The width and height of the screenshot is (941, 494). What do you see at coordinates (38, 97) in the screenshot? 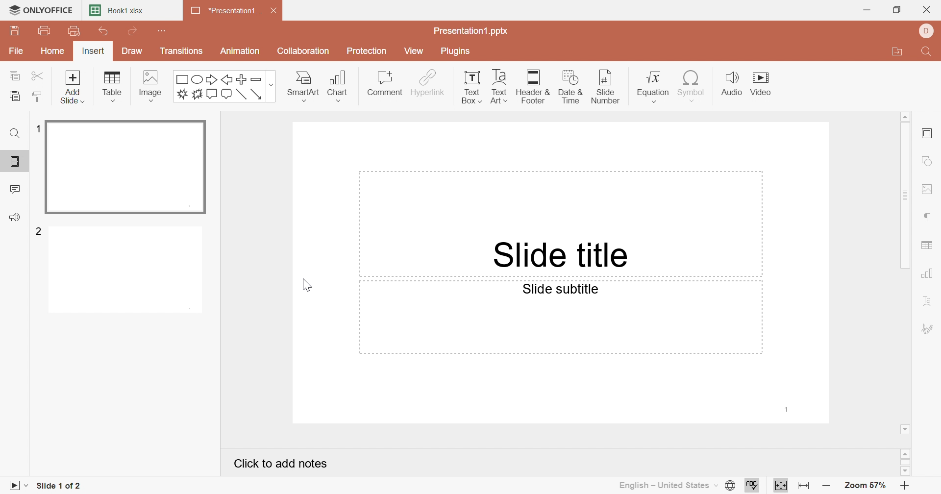
I see `Copy Style` at bounding box center [38, 97].